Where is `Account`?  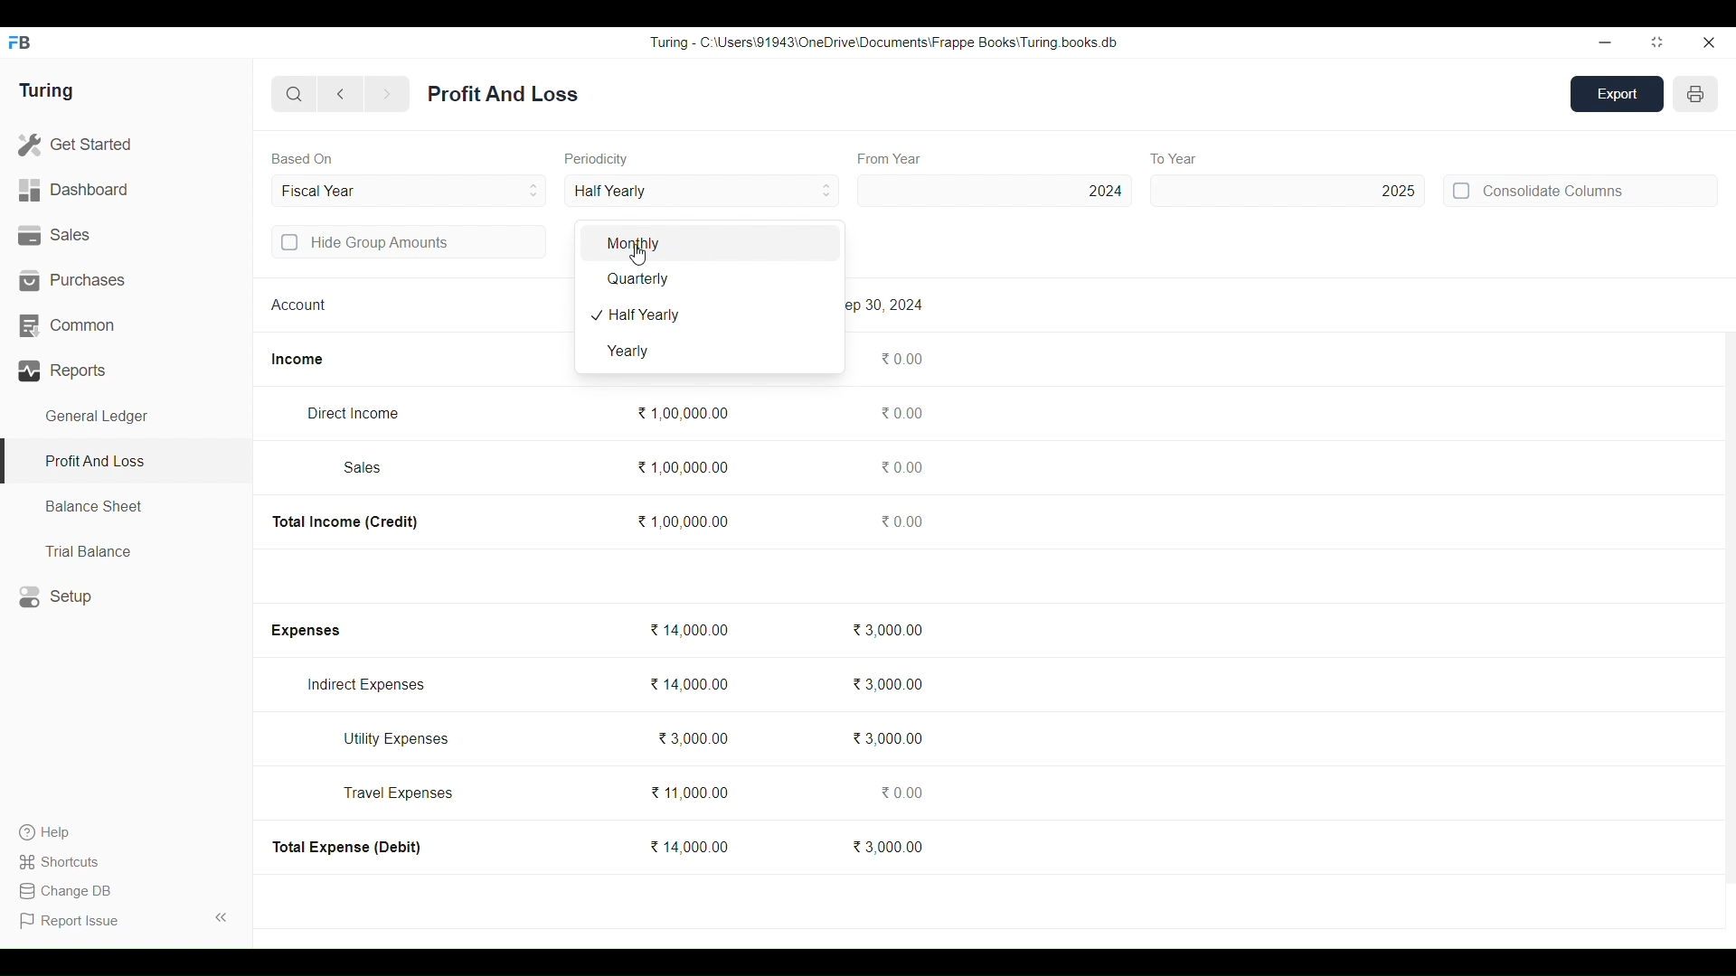 Account is located at coordinates (299, 304).